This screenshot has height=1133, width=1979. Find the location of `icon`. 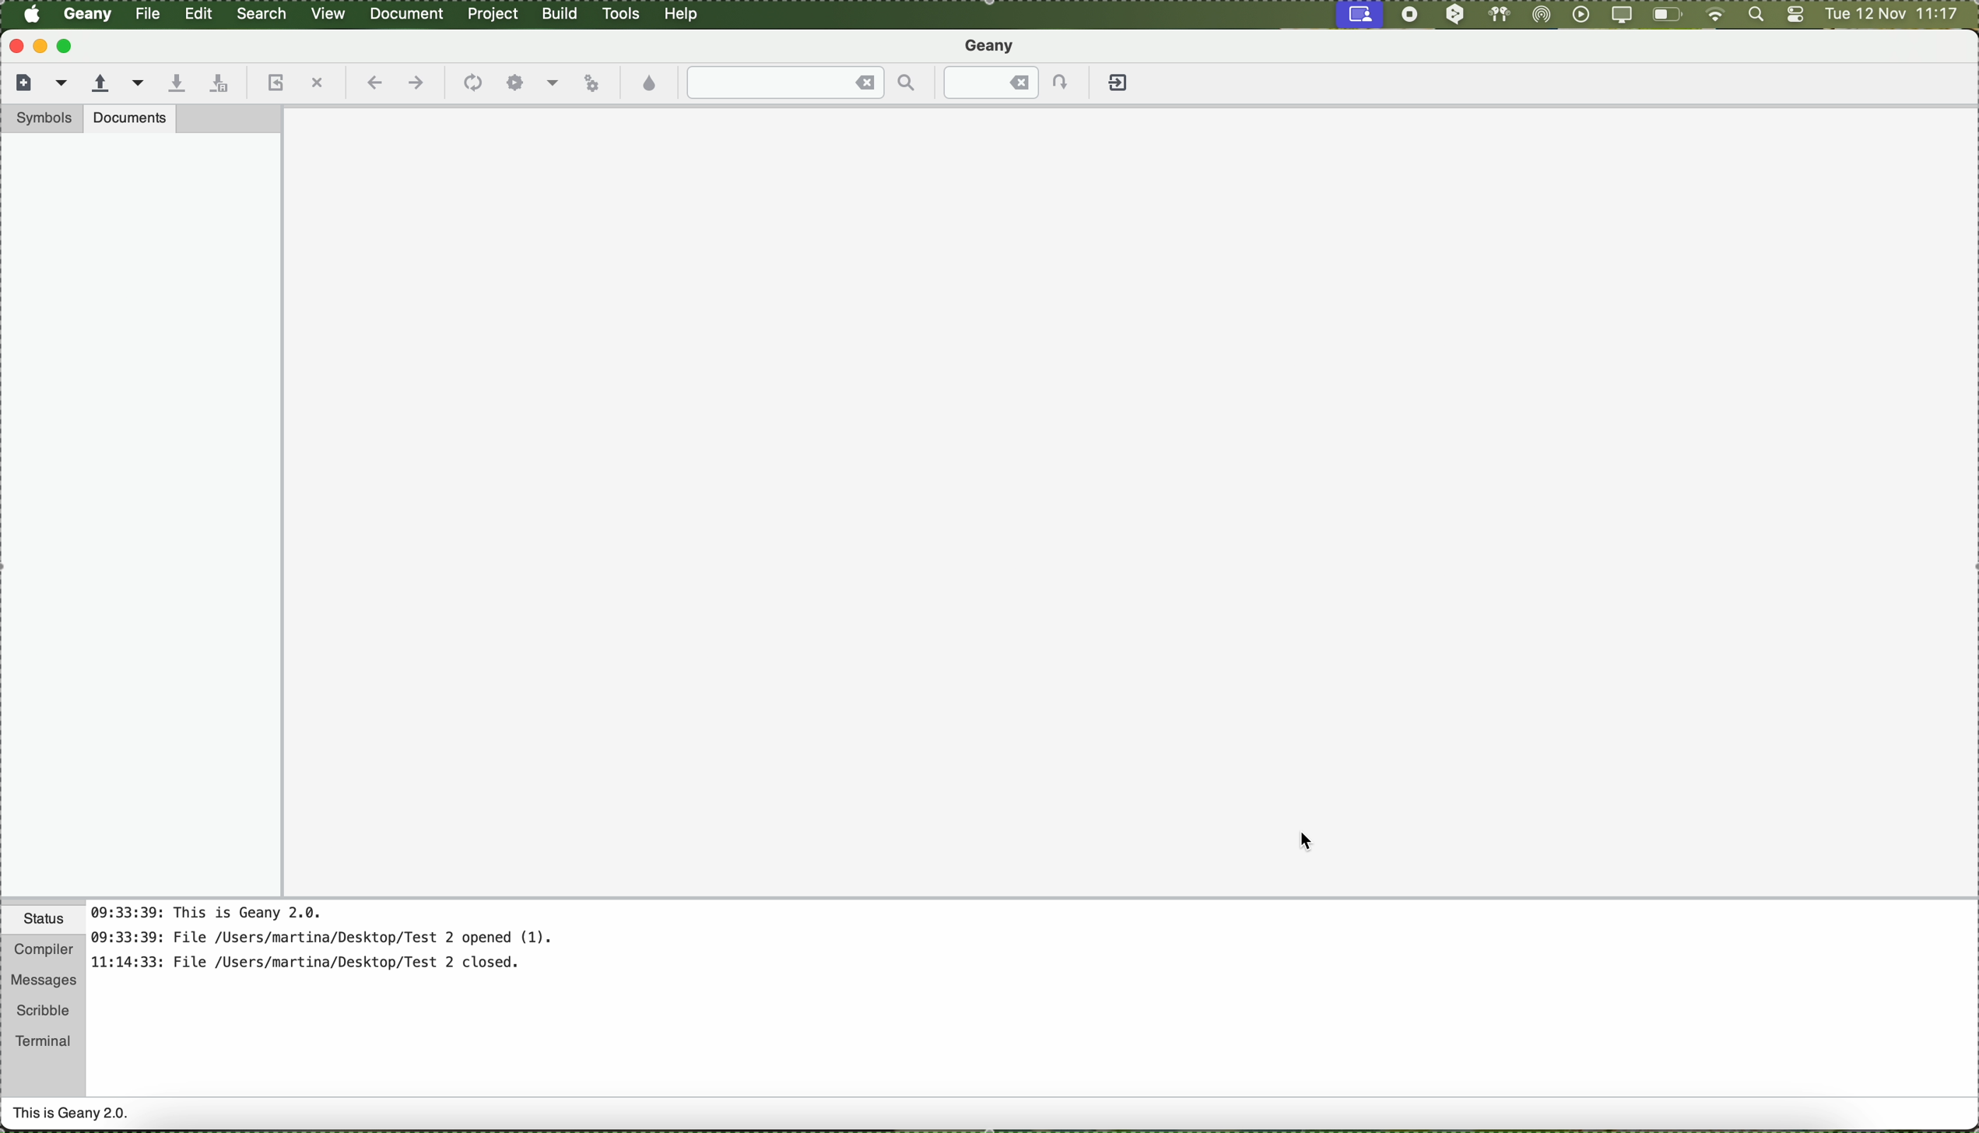

icon is located at coordinates (515, 83).